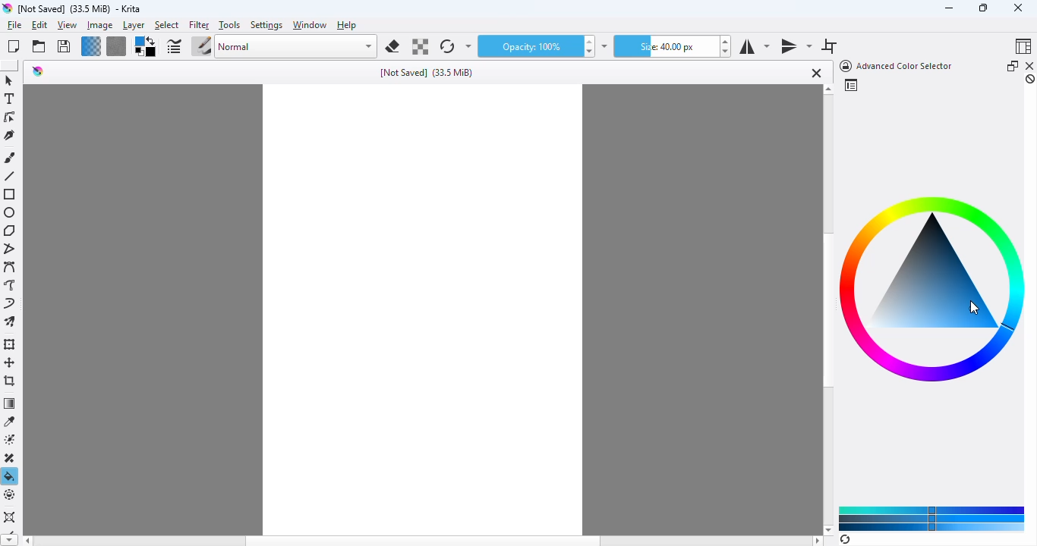  What do you see at coordinates (91, 46) in the screenshot?
I see `fill gradients` at bounding box center [91, 46].